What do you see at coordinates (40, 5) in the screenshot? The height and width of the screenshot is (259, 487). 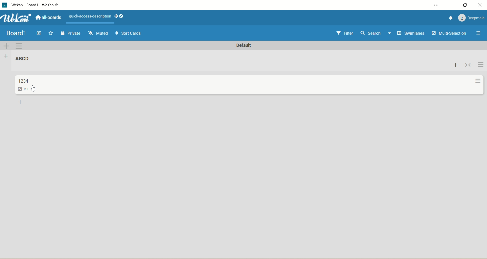 I see `title` at bounding box center [40, 5].